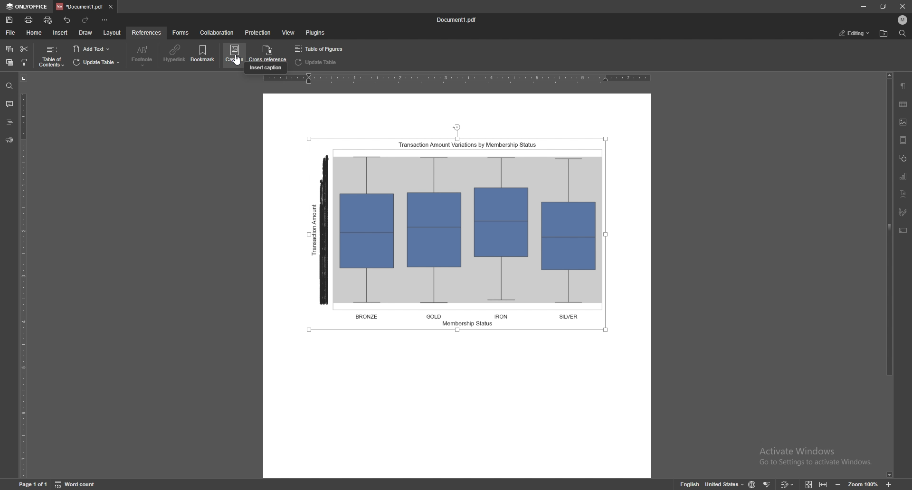  What do you see at coordinates (788, 484) in the screenshot?
I see `track changes` at bounding box center [788, 484].